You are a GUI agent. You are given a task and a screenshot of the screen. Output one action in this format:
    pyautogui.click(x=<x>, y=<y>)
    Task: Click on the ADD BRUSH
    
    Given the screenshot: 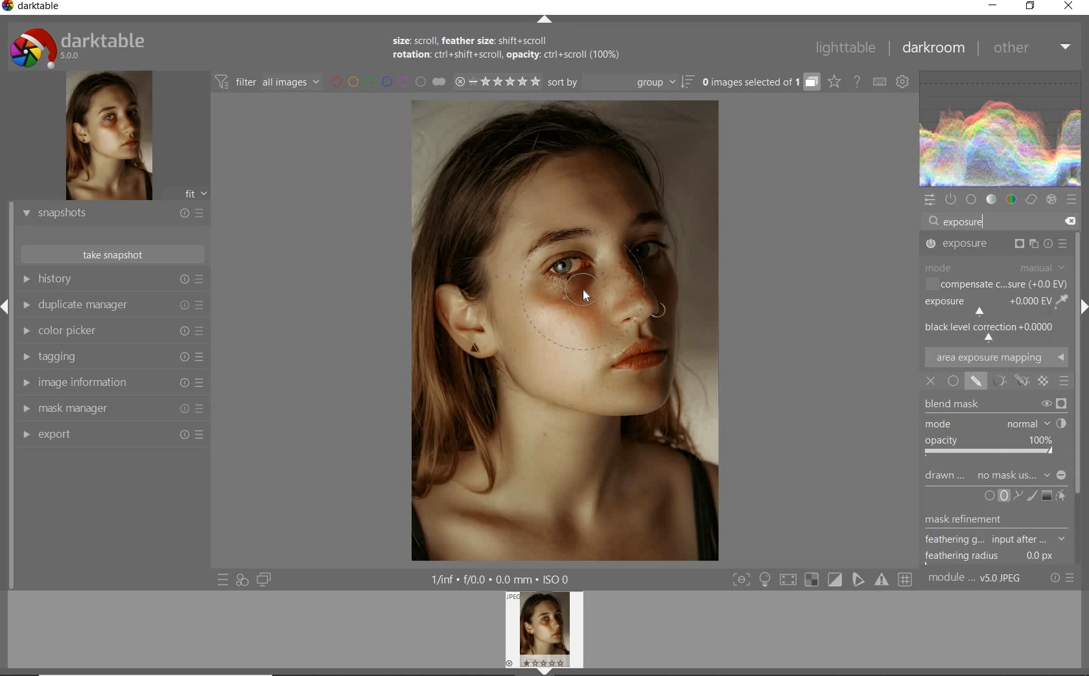 What is the action you would take?
    pyautogui.click(x=1032, y=497)
    